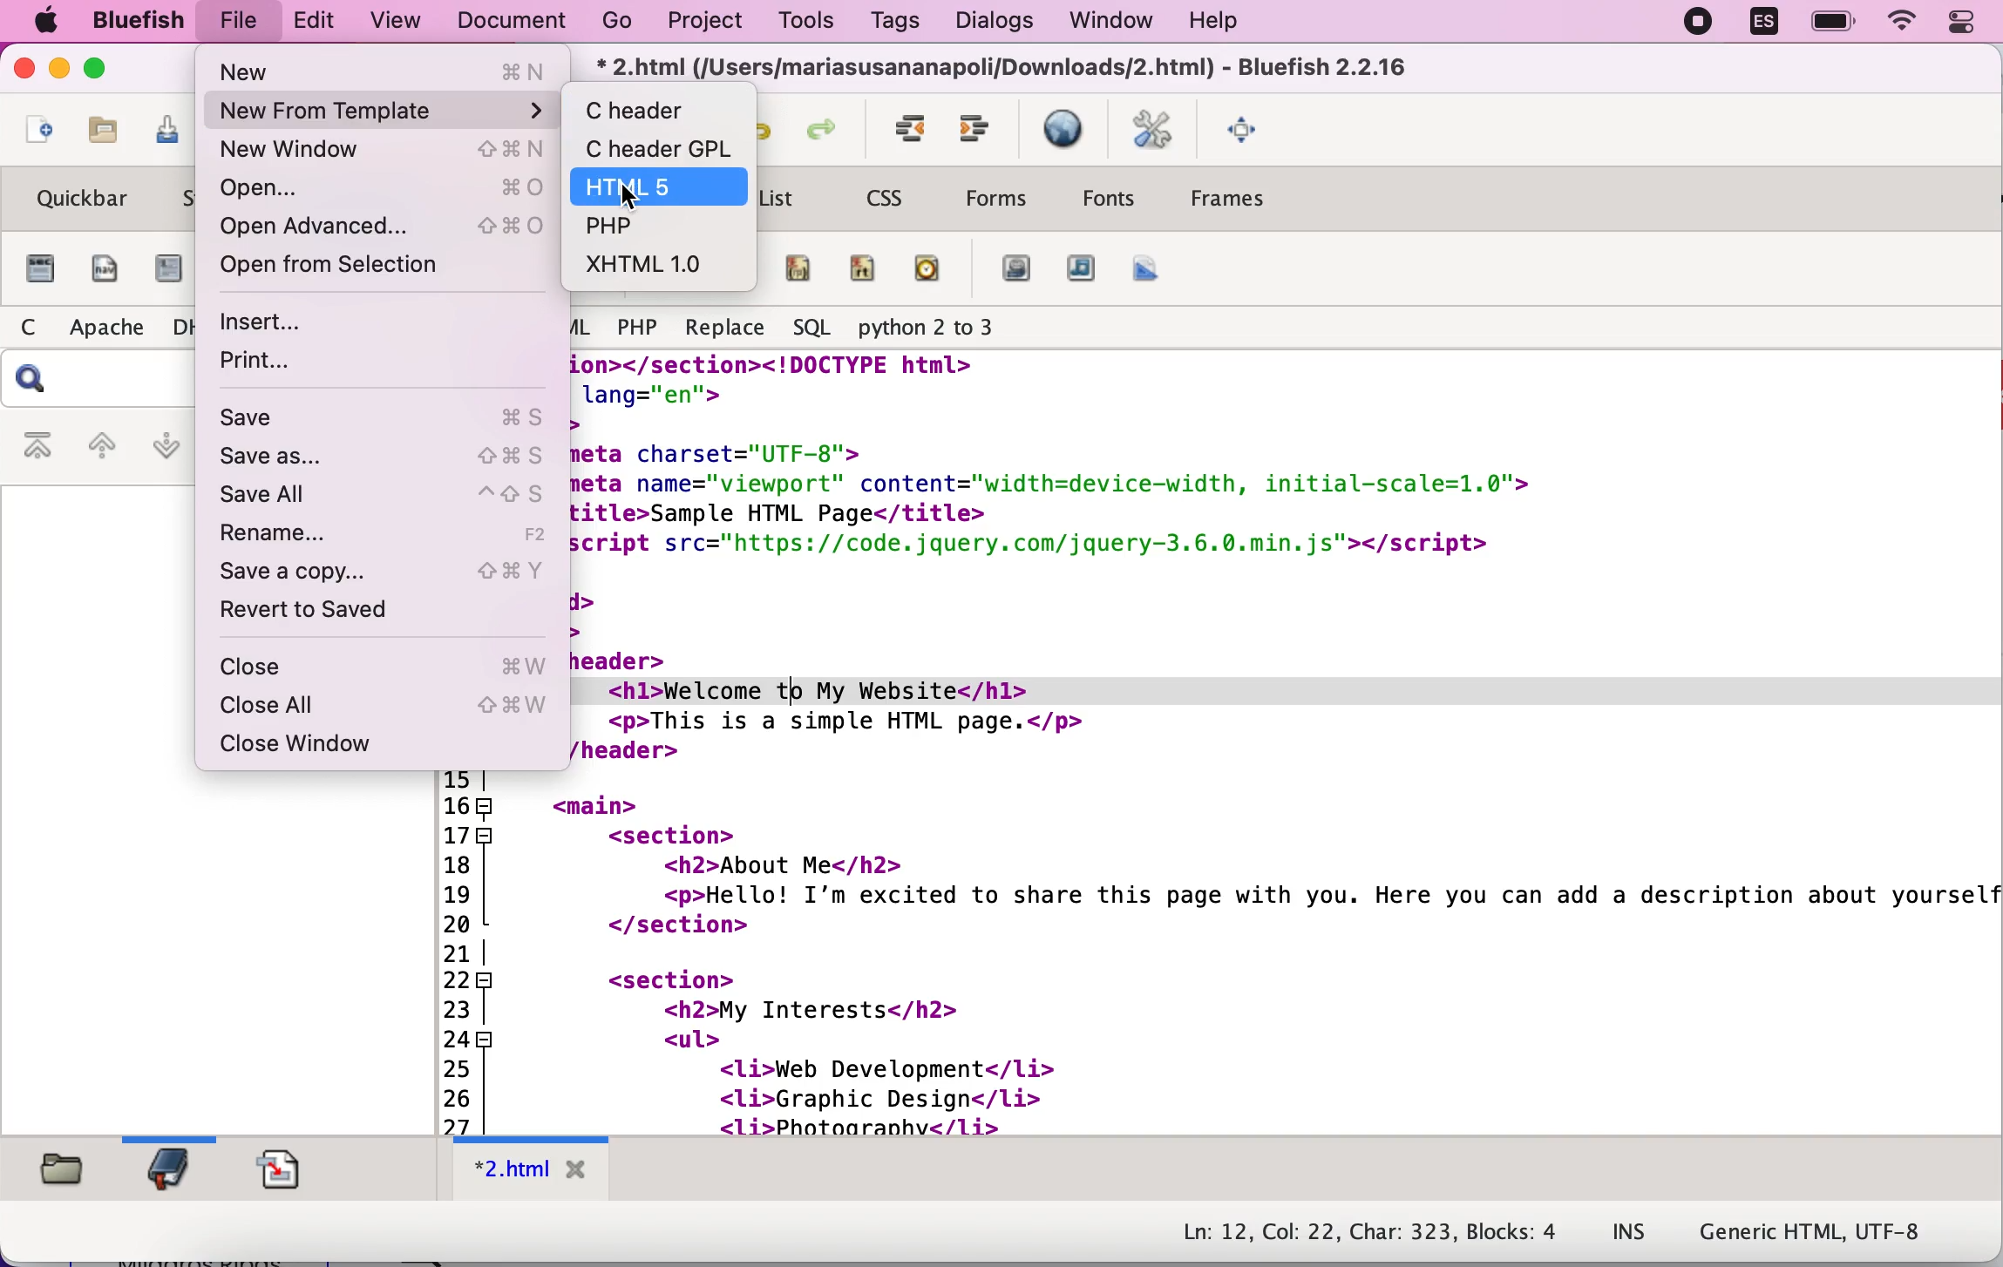 The image size is (2003, 1267). What do you see at coordinates (780, 201) in the screenshot?
I see `list` at bounding box center [780, 201].